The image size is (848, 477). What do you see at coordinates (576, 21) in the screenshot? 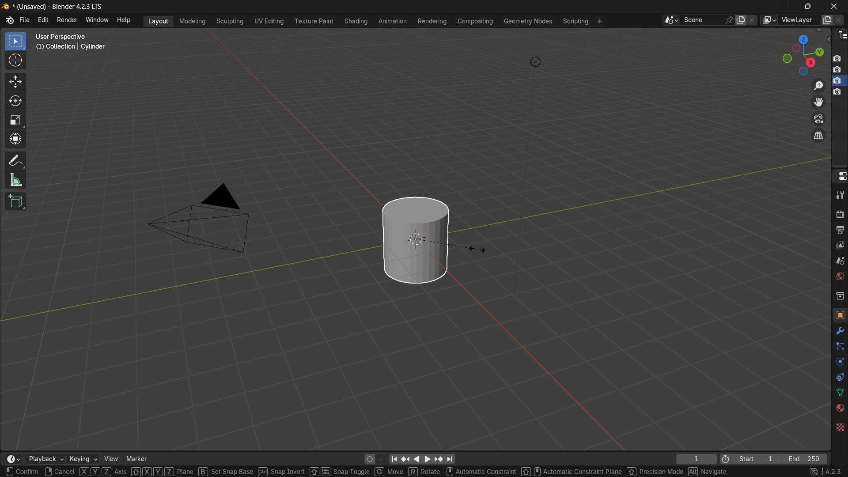
I see `scripting` at bounding box center [576, 21].